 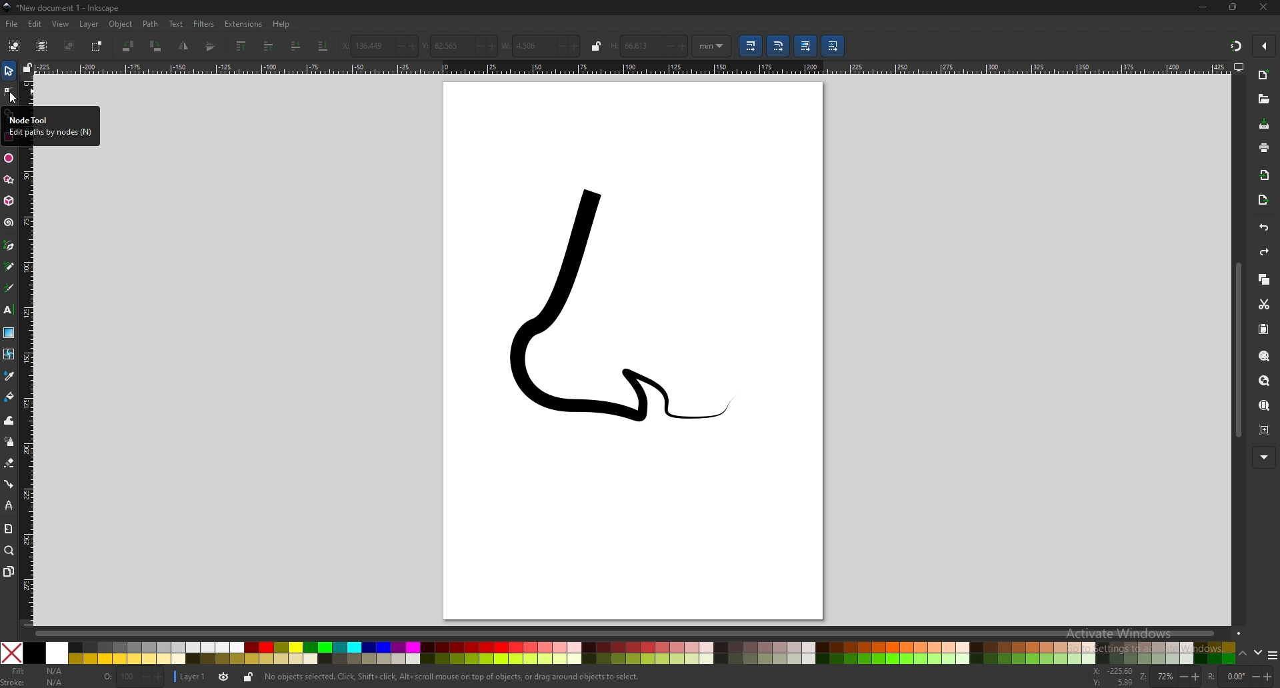 What do you see at coordinates (1263, 125) in the screenshot?
I see `save` at bounding box center [1263, 125].